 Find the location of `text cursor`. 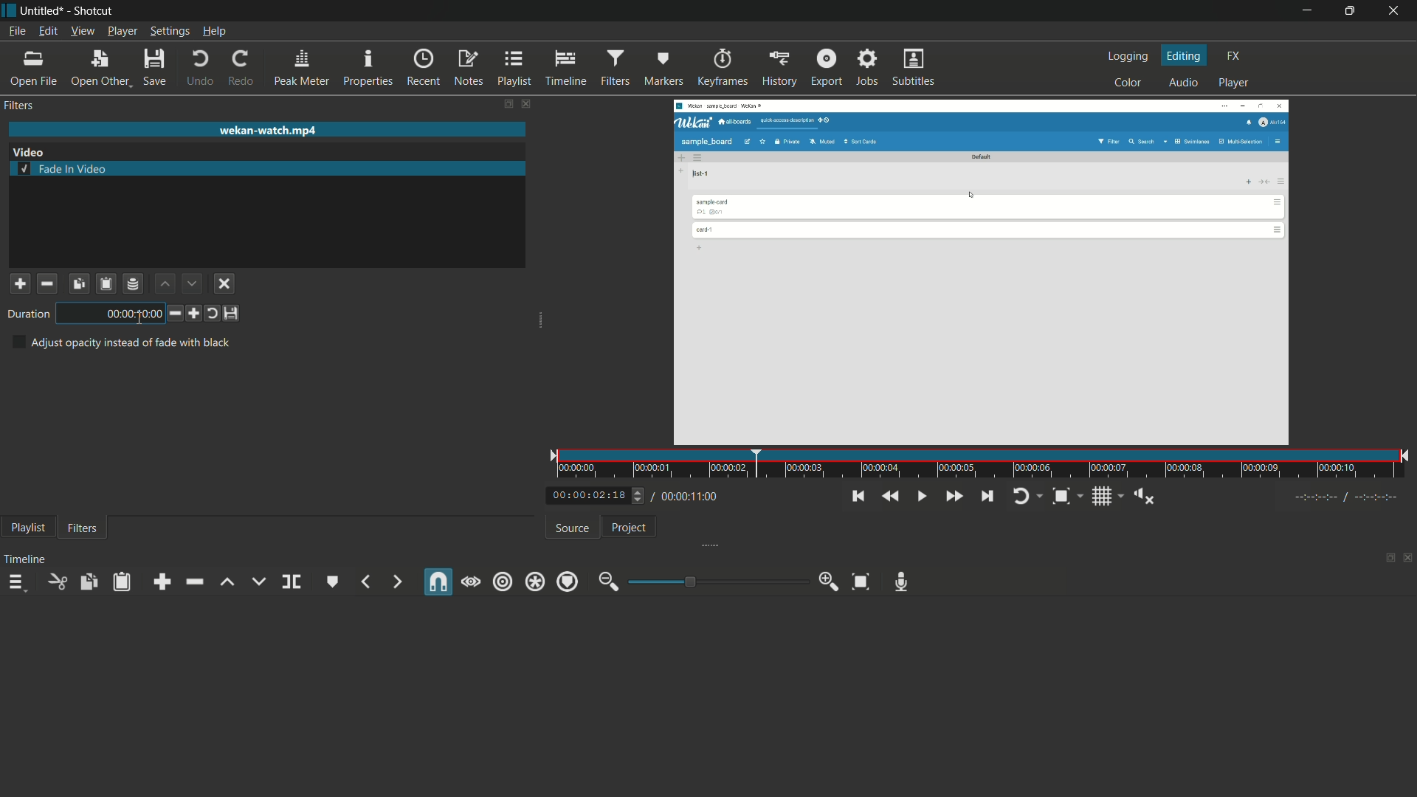

text cursor is located at coordinates (143, 314).